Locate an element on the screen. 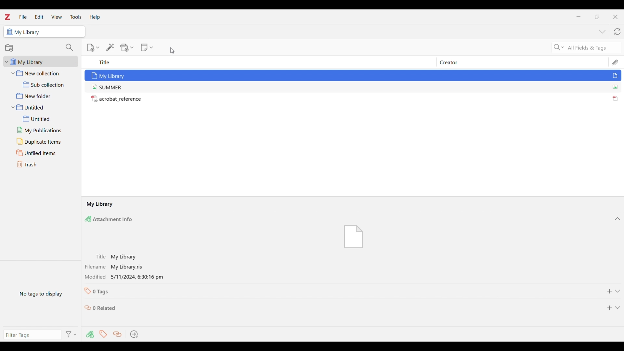 Image resolution: width=624 pixels, height=351 pixels. Software logo is located at coordinates (7, 17).